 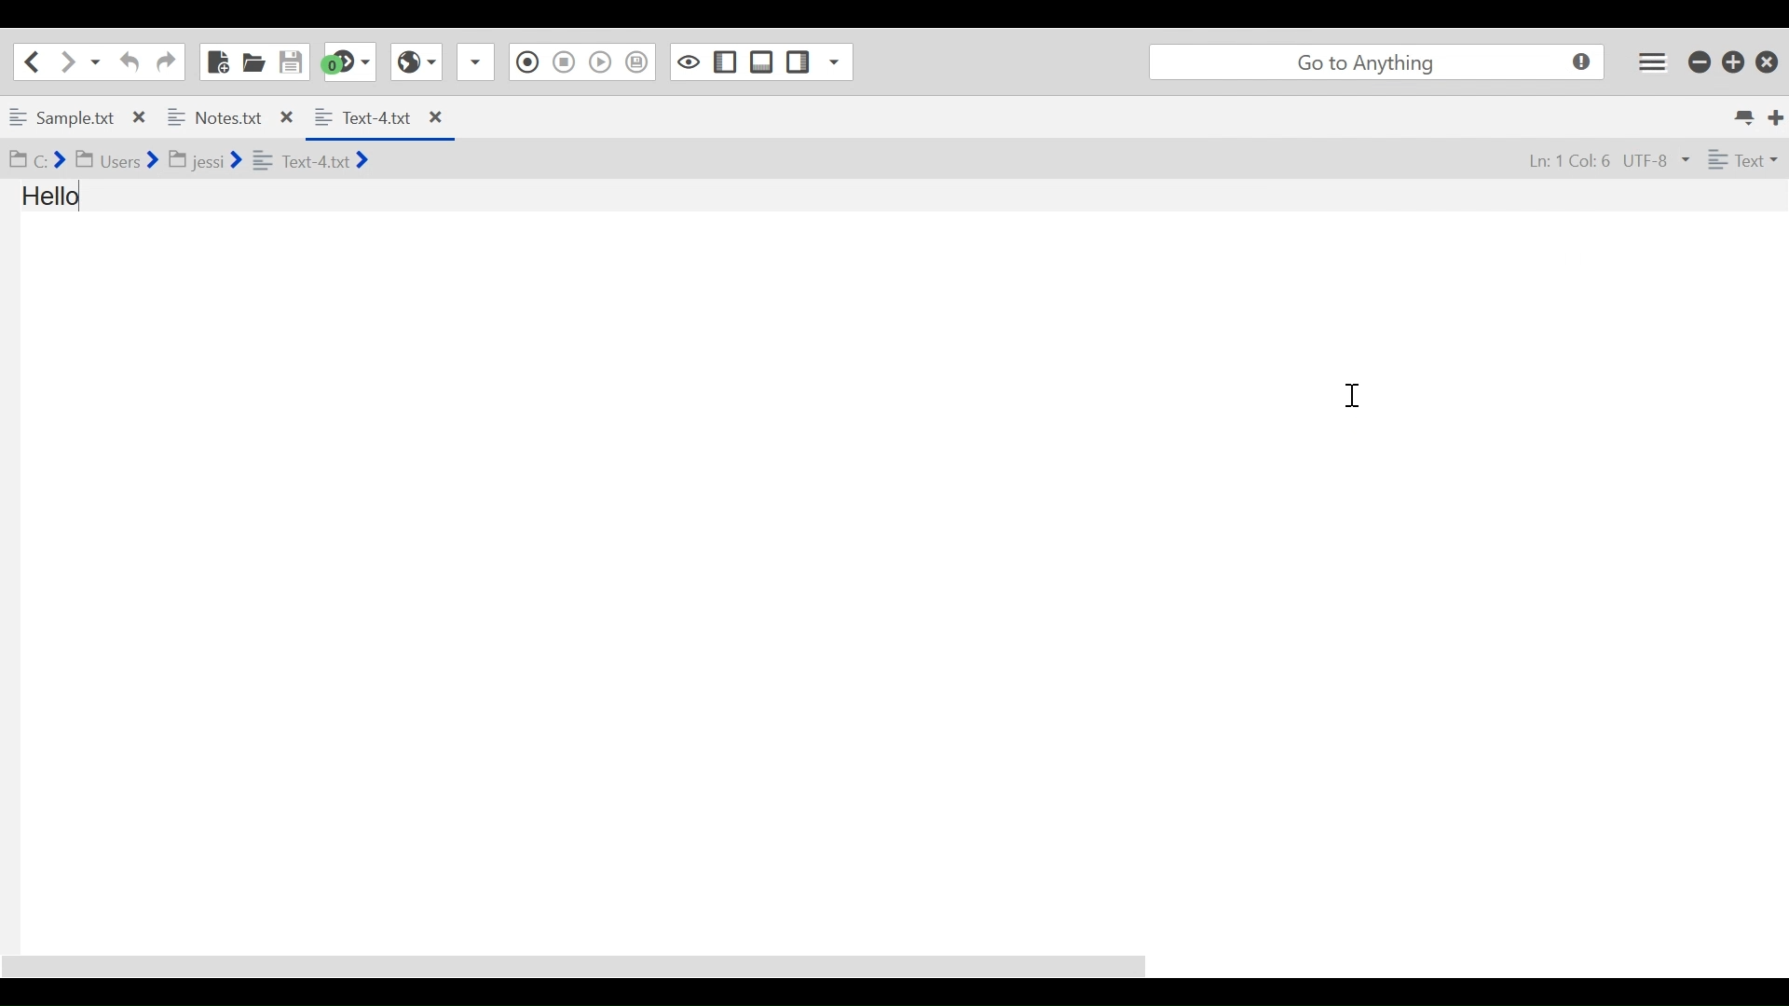 I want to click on cursor, so click(x=1352, y=395).